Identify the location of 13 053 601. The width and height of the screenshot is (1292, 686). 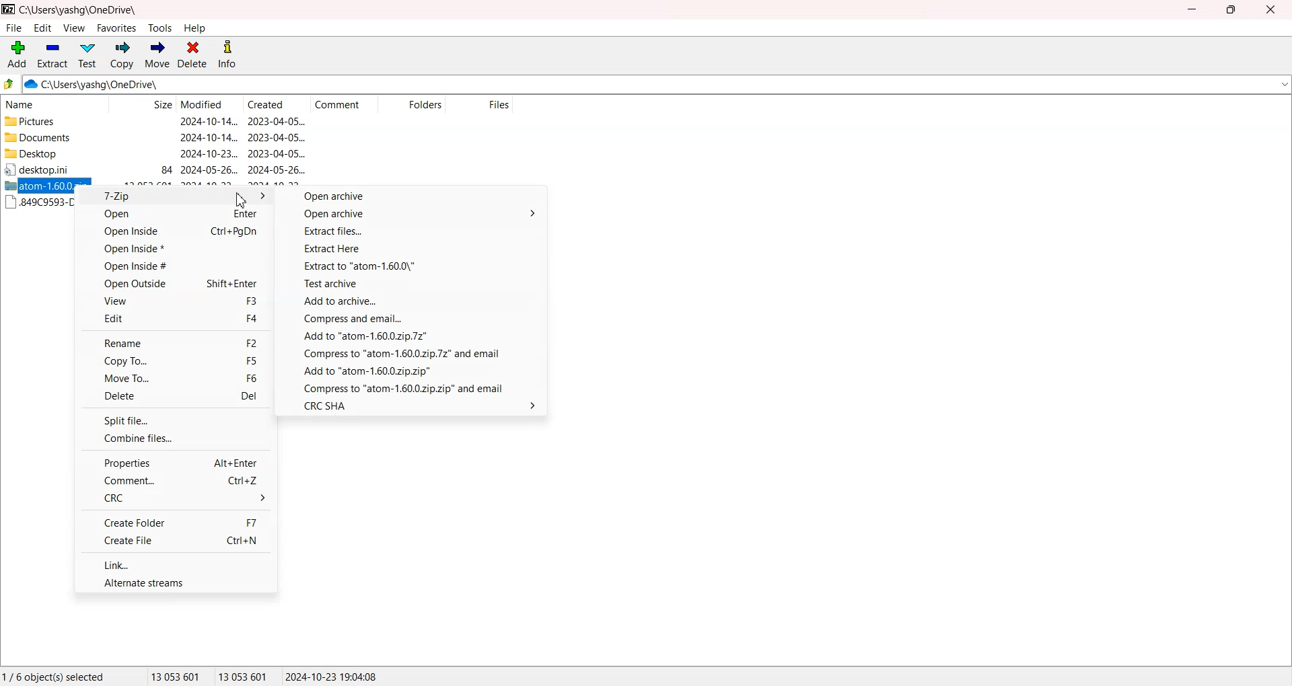
(244, 676).